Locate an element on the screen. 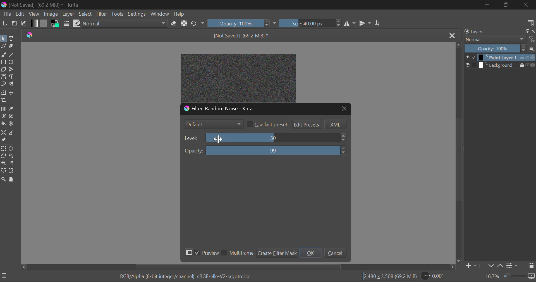 Image resolution: width=536 pixels, height=282 pixels. Rotate Image is located at coordinates (197, 23).